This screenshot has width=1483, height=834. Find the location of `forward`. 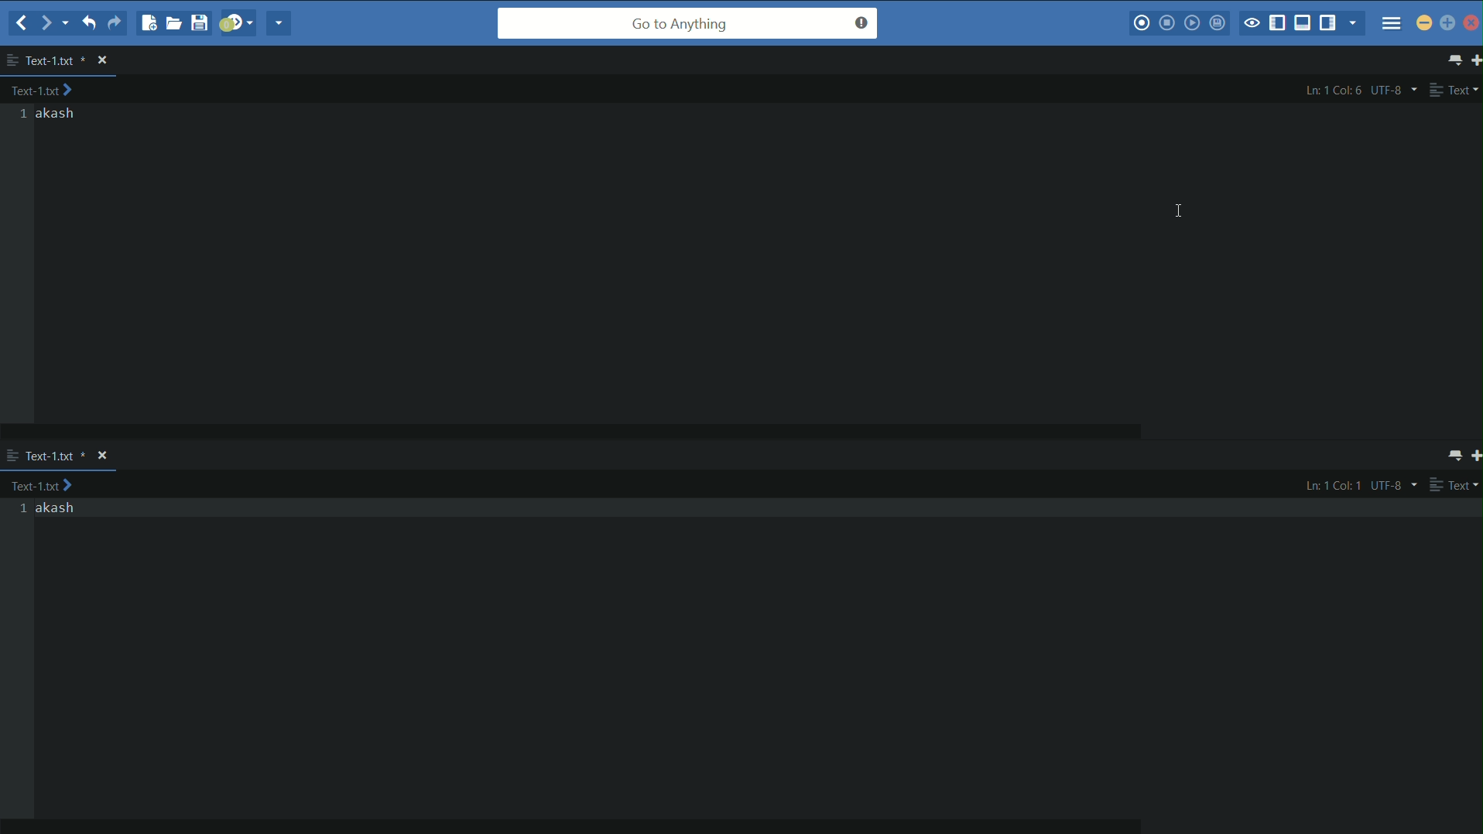

forward is located at coordinates (54, 23).